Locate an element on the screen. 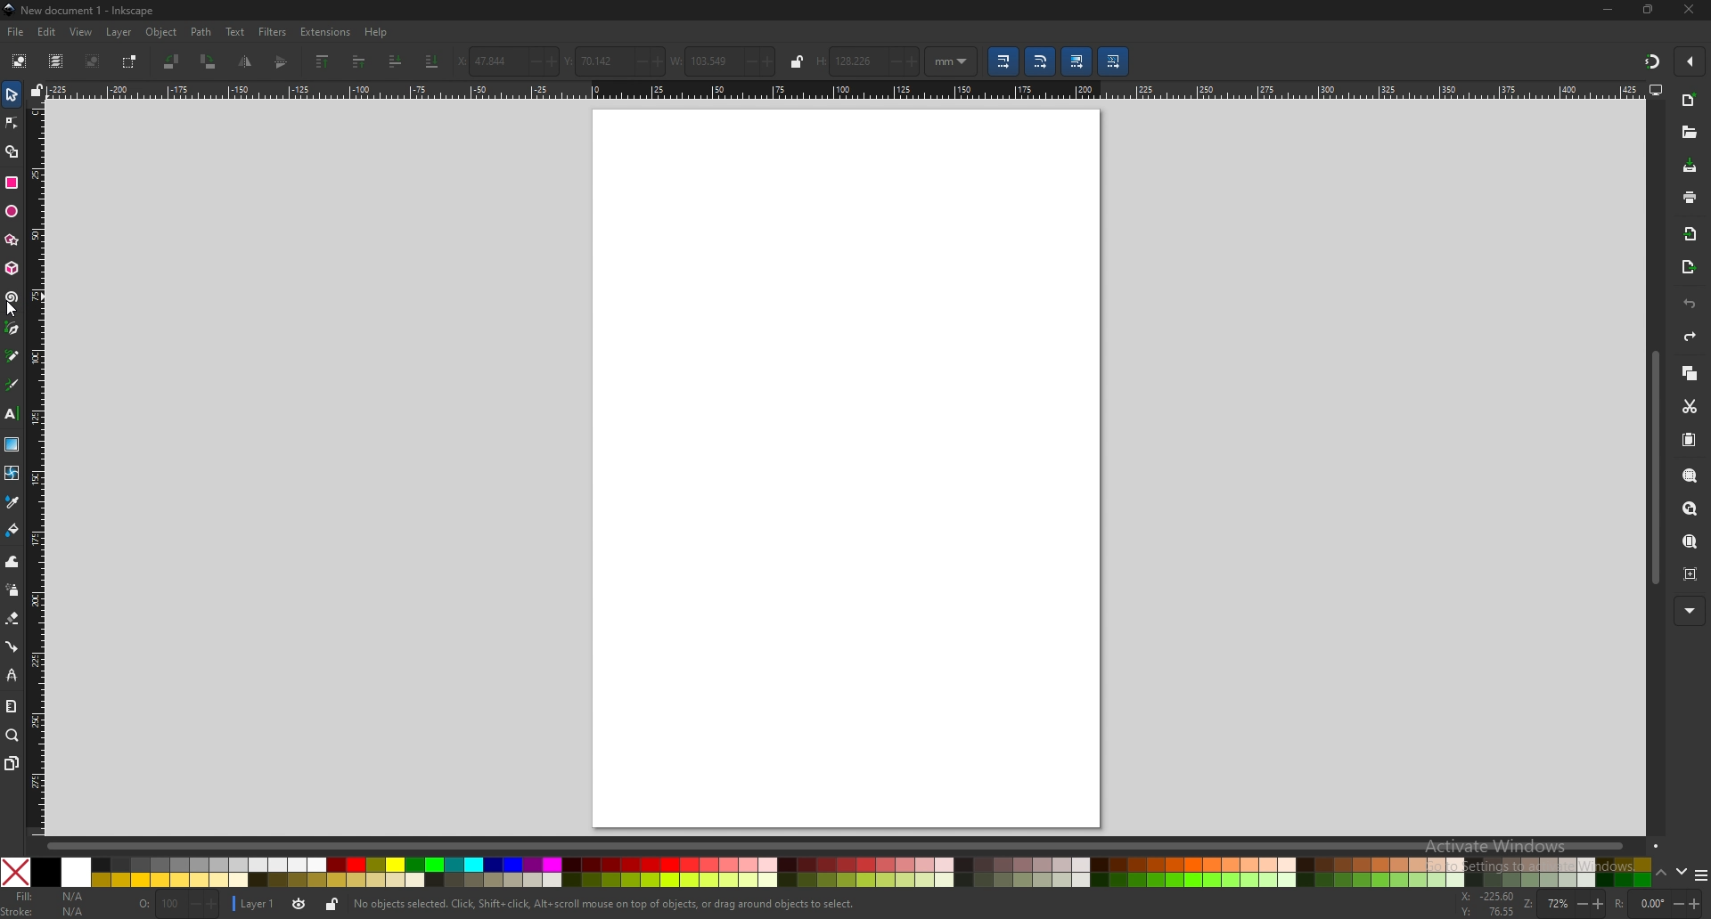 This screenshot has height=919, width=1711. ellipse is located at coordinates (12, 210).